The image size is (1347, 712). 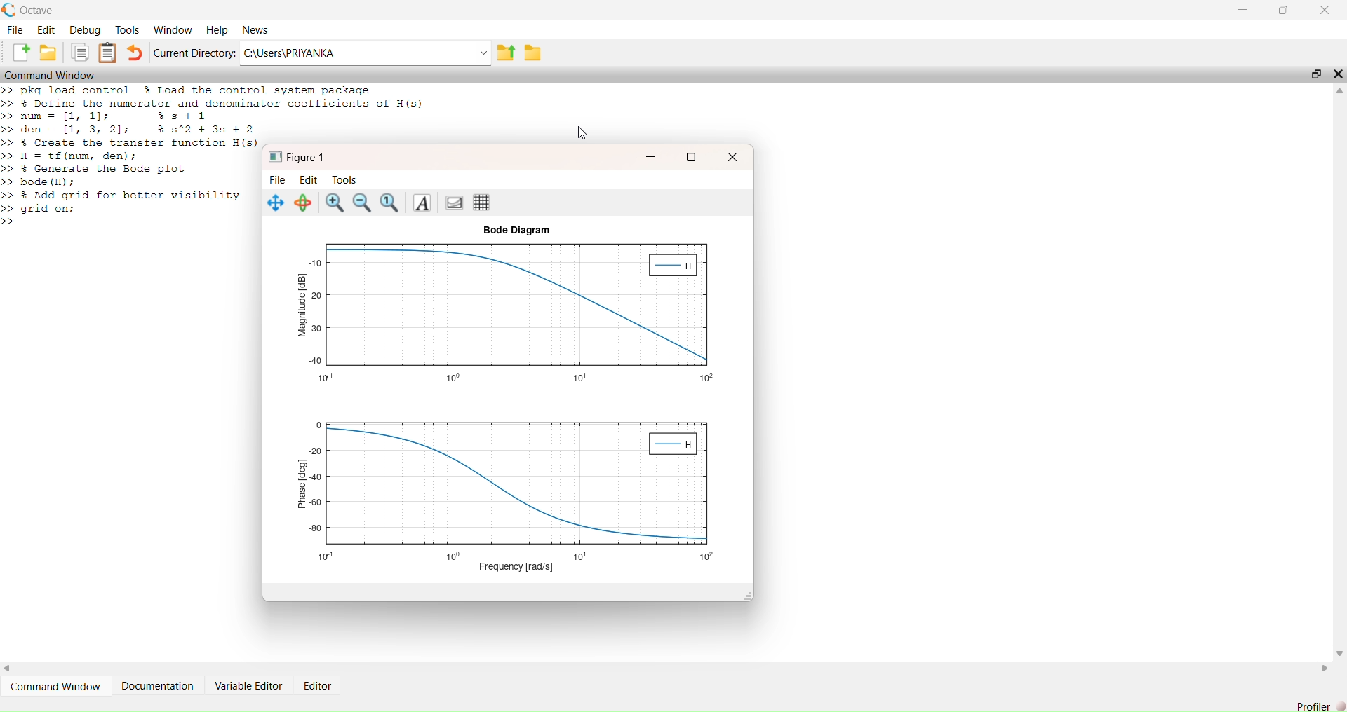 What do you see at coordinates (363, 203) in the screenshot?
I see `Zoom out` at bounding box center [363, 203].